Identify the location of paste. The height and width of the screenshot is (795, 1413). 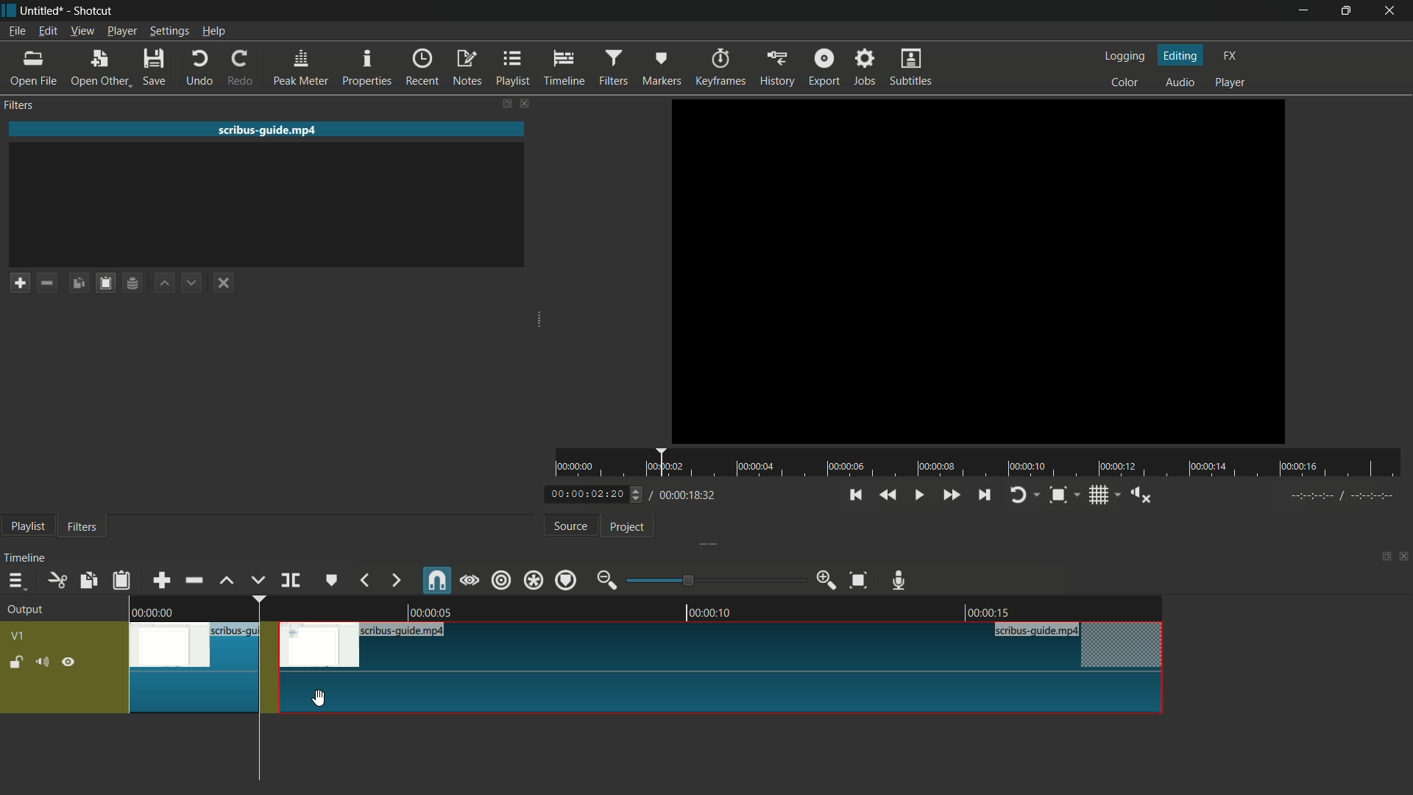
(121, 582).